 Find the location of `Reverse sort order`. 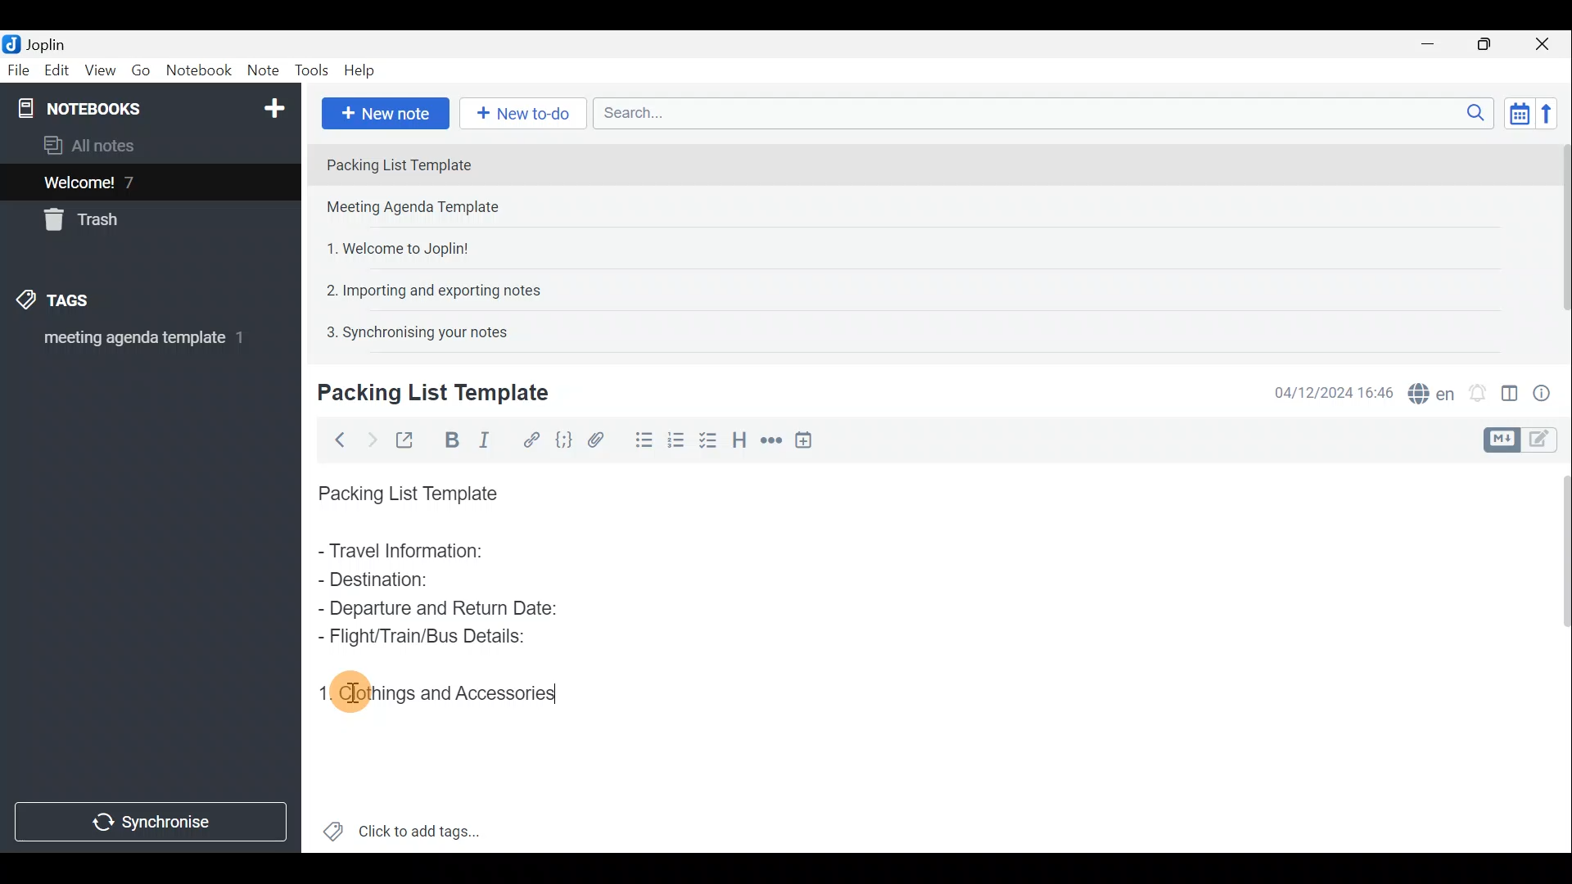

Reverse sort order is located at coordinates (1552, 112).